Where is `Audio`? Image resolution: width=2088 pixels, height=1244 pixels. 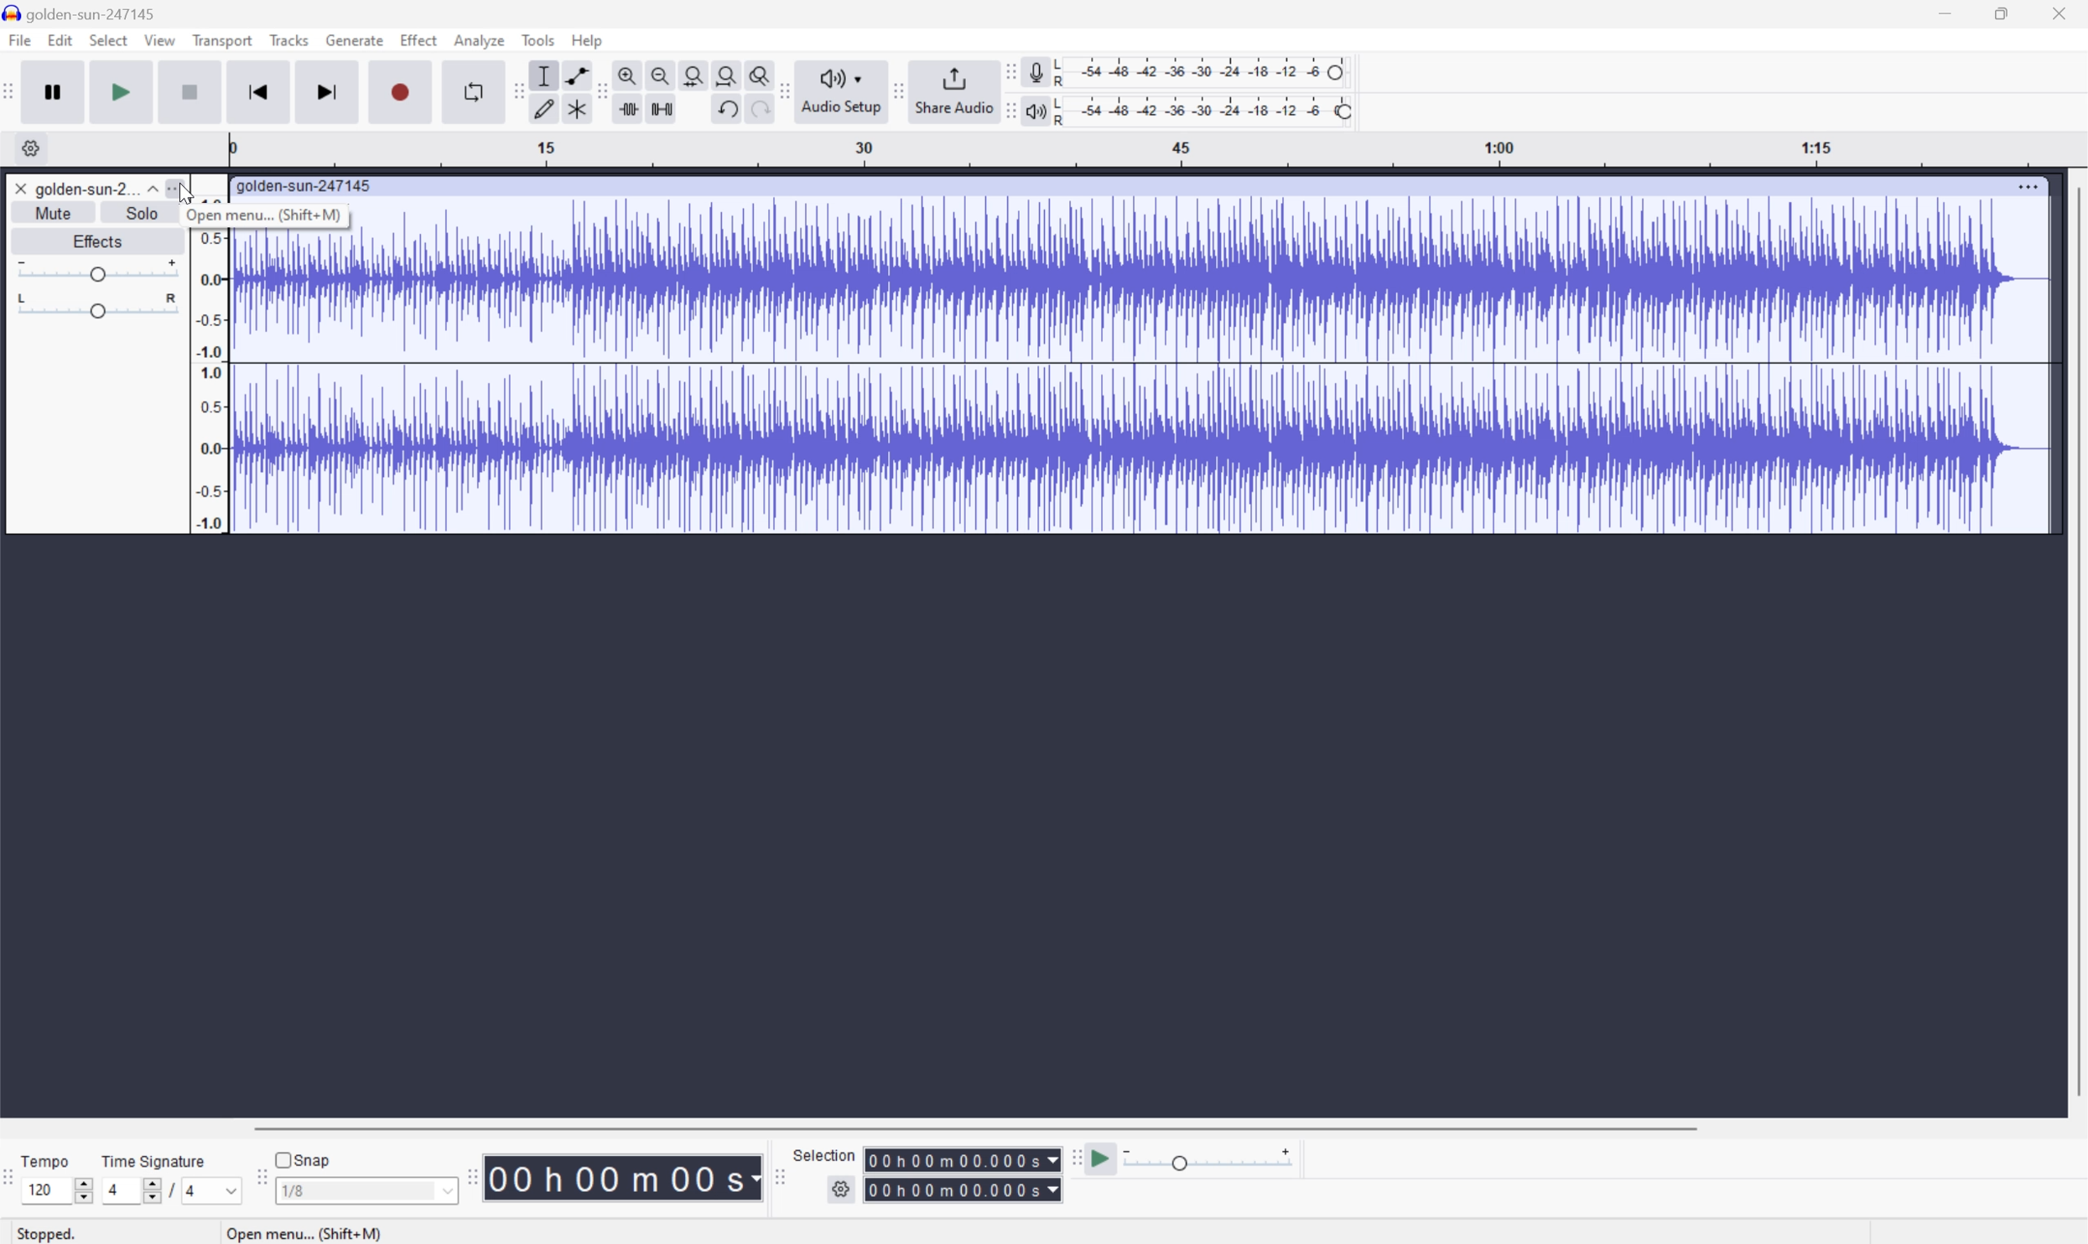
Audio is located at coordinates (1143, 366).